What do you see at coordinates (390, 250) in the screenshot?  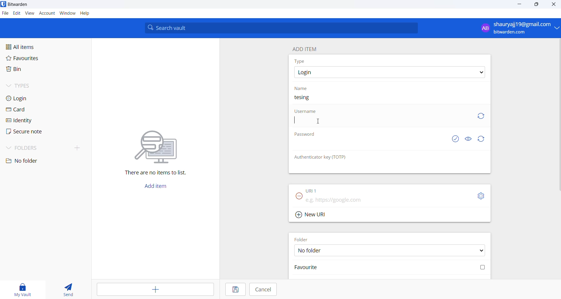 I see `Folder options` at bounding box center [390, 250].